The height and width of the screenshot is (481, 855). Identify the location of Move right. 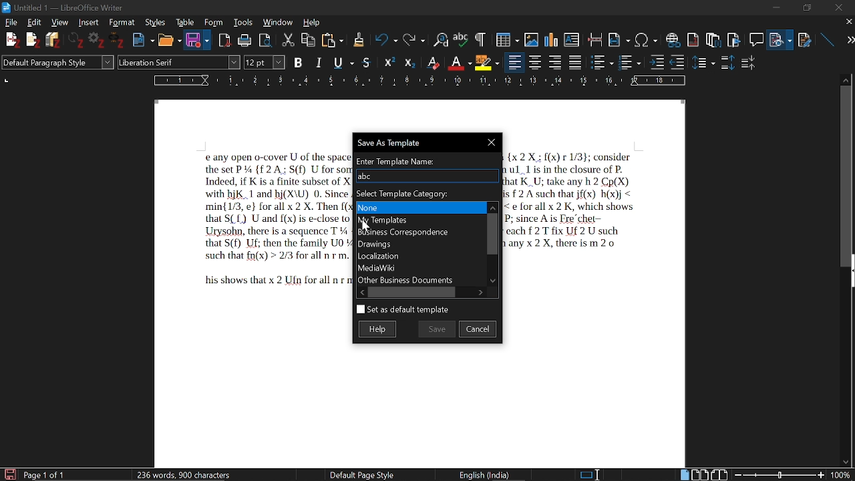
(482, 291).